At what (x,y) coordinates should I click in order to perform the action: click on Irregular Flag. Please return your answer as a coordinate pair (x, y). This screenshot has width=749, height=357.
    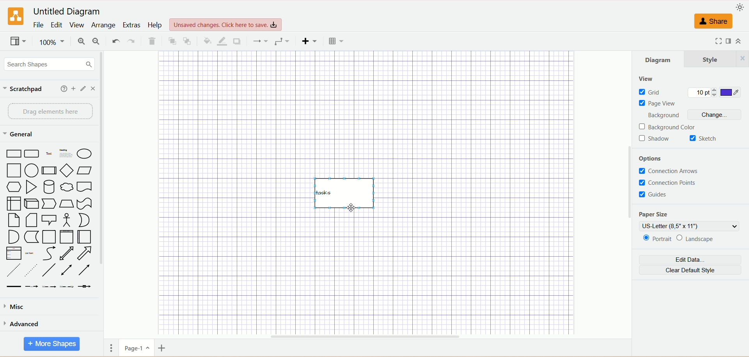
    Looking at the image, I should click on (85, 204).